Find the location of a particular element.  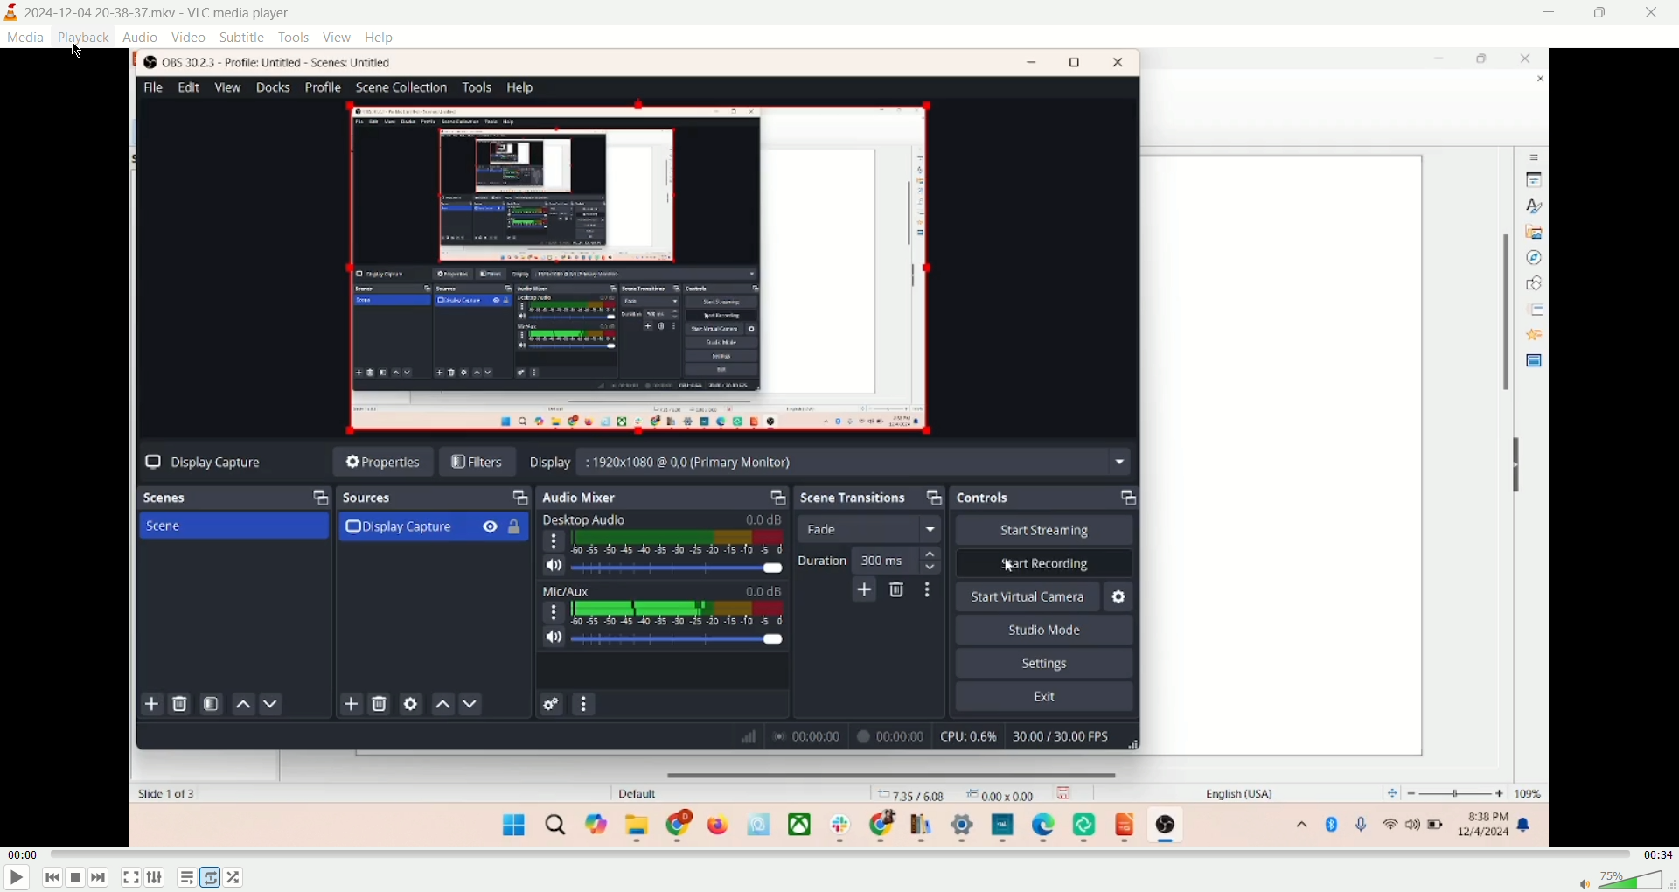

loop is located at coordinates (208, 878).